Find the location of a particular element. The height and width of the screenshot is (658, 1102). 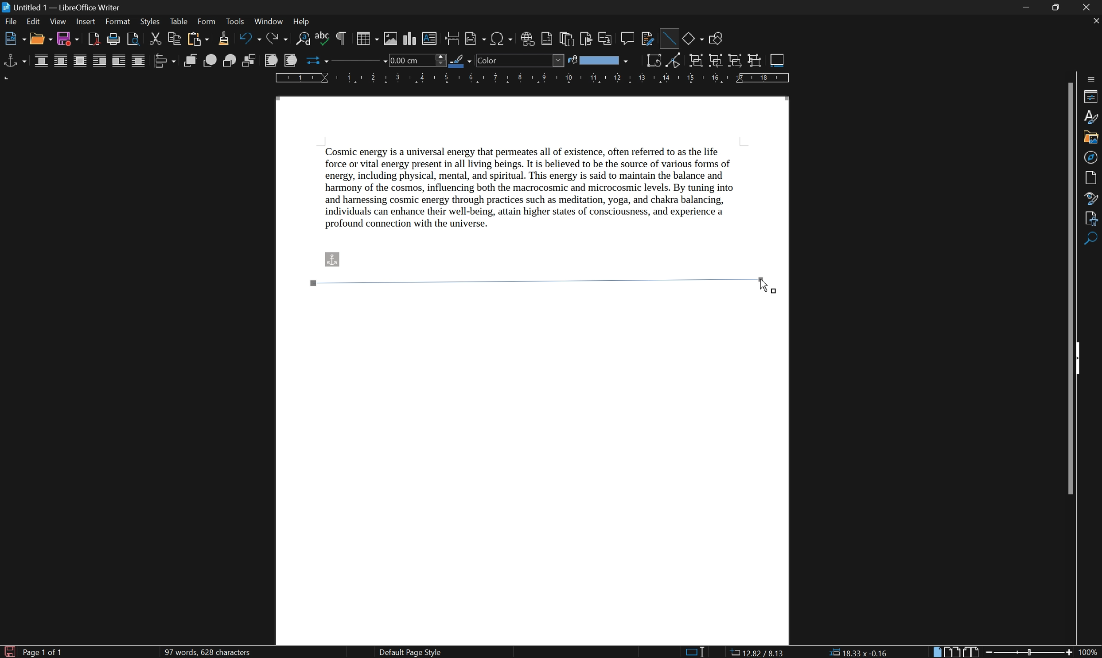

before is located at coordinates (99, 62).